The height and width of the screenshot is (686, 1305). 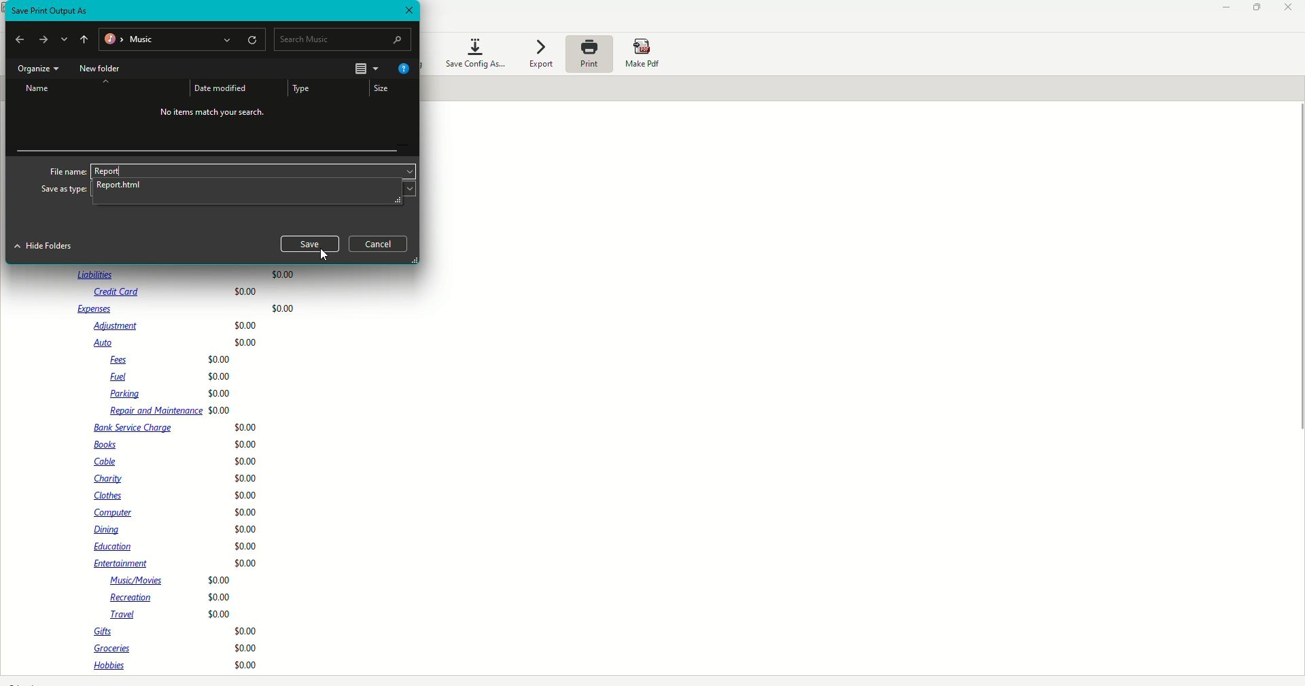 What do you see at coordinates (105, 81) in the screenshot?
I see `Move up` at bounding box center [105, 81].